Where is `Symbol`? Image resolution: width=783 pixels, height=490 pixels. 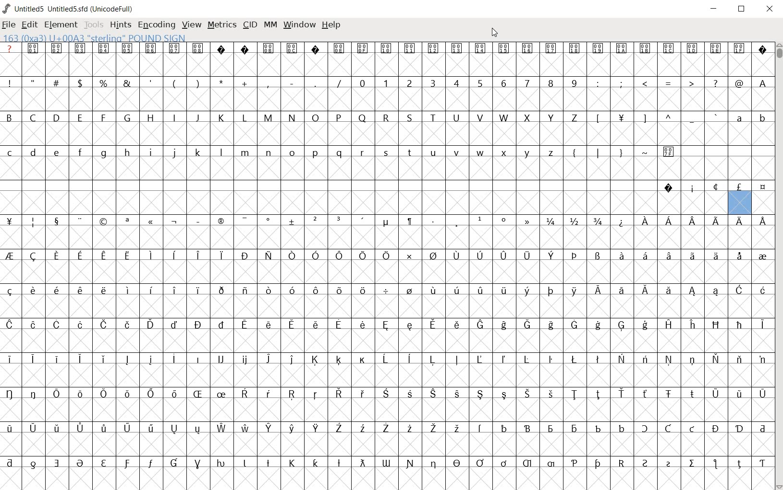 Symbol is located at coordinates (388, 256).